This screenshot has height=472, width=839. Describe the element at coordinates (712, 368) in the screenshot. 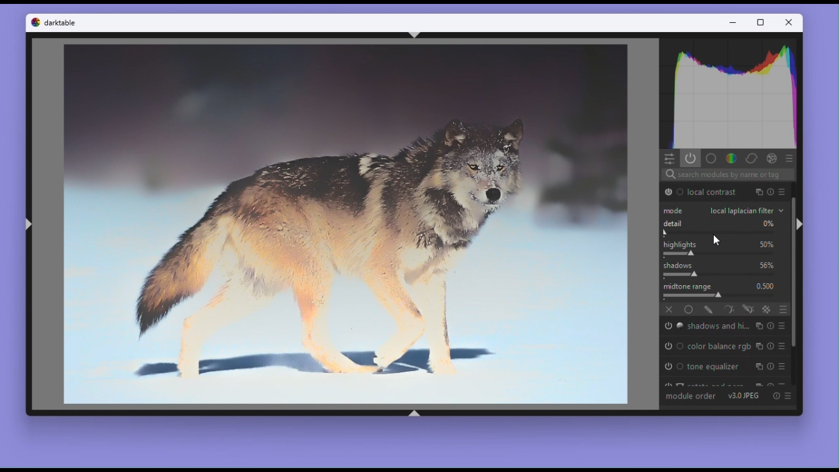

I see `Tone equalizer` at that location.